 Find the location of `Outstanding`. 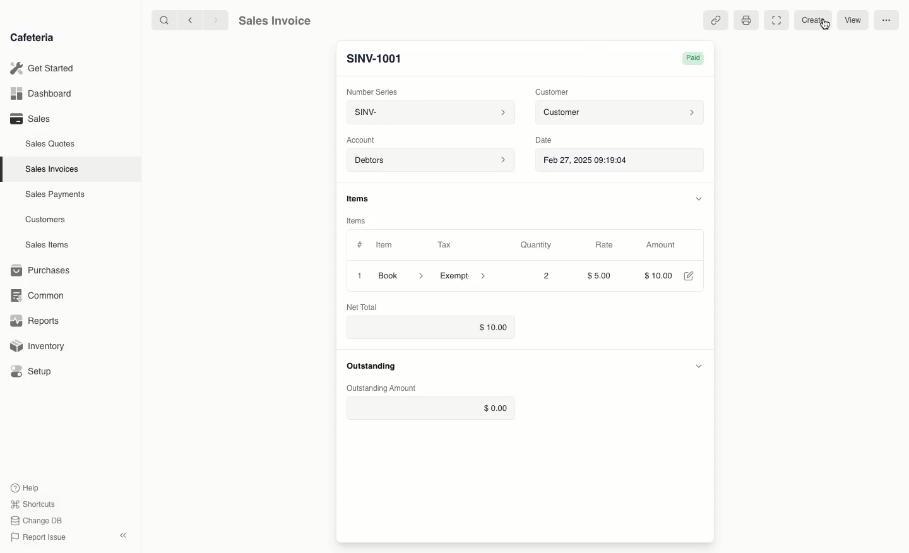

Outstanding is located at coordinates (371, 366).